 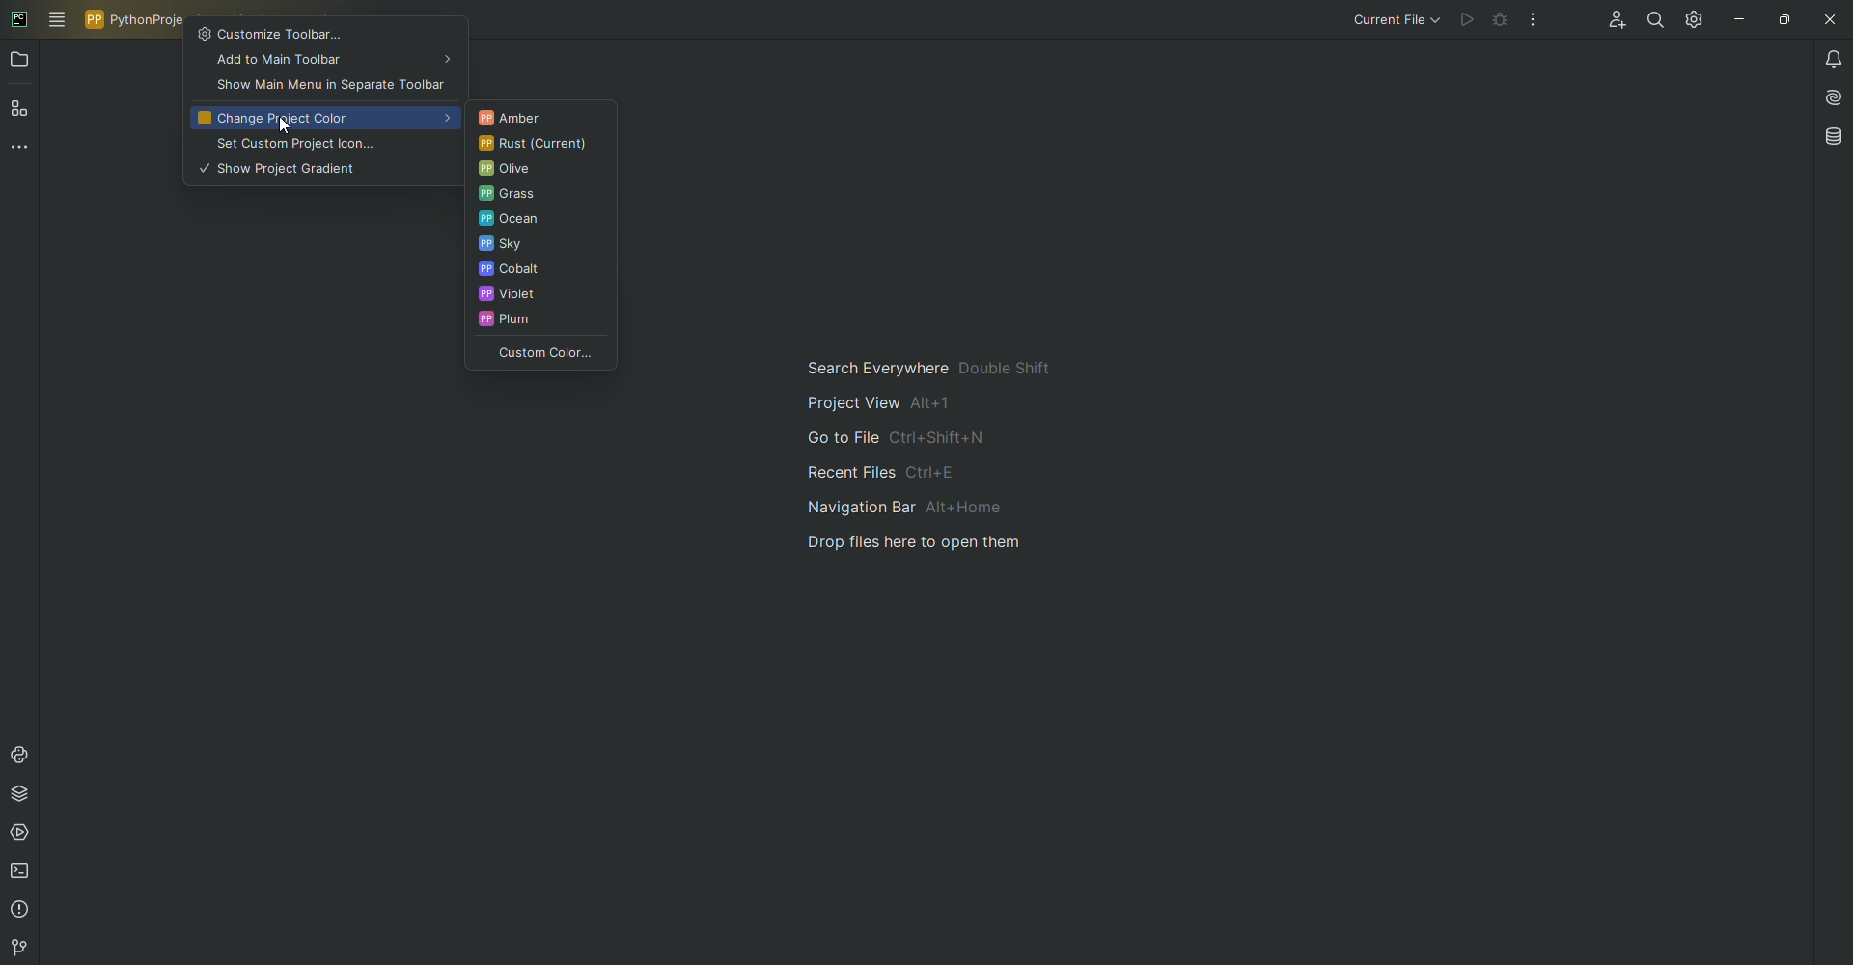 What do you see at coordinates (1782, 18) in the screenshot?
I see `Restore` at bounding box center [1782, 18].